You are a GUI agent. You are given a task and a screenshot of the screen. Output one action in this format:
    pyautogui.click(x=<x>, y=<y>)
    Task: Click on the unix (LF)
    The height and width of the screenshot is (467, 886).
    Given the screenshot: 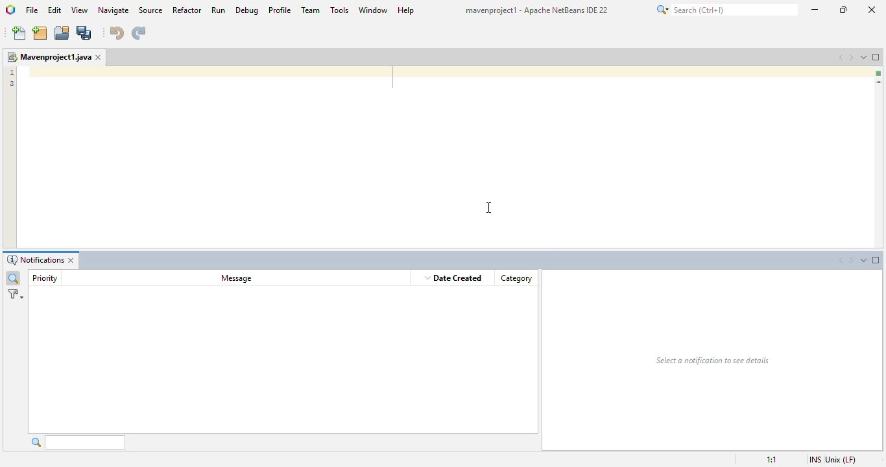 What is the action you would take?
    pyautogui.click(x=843, y=459)
    